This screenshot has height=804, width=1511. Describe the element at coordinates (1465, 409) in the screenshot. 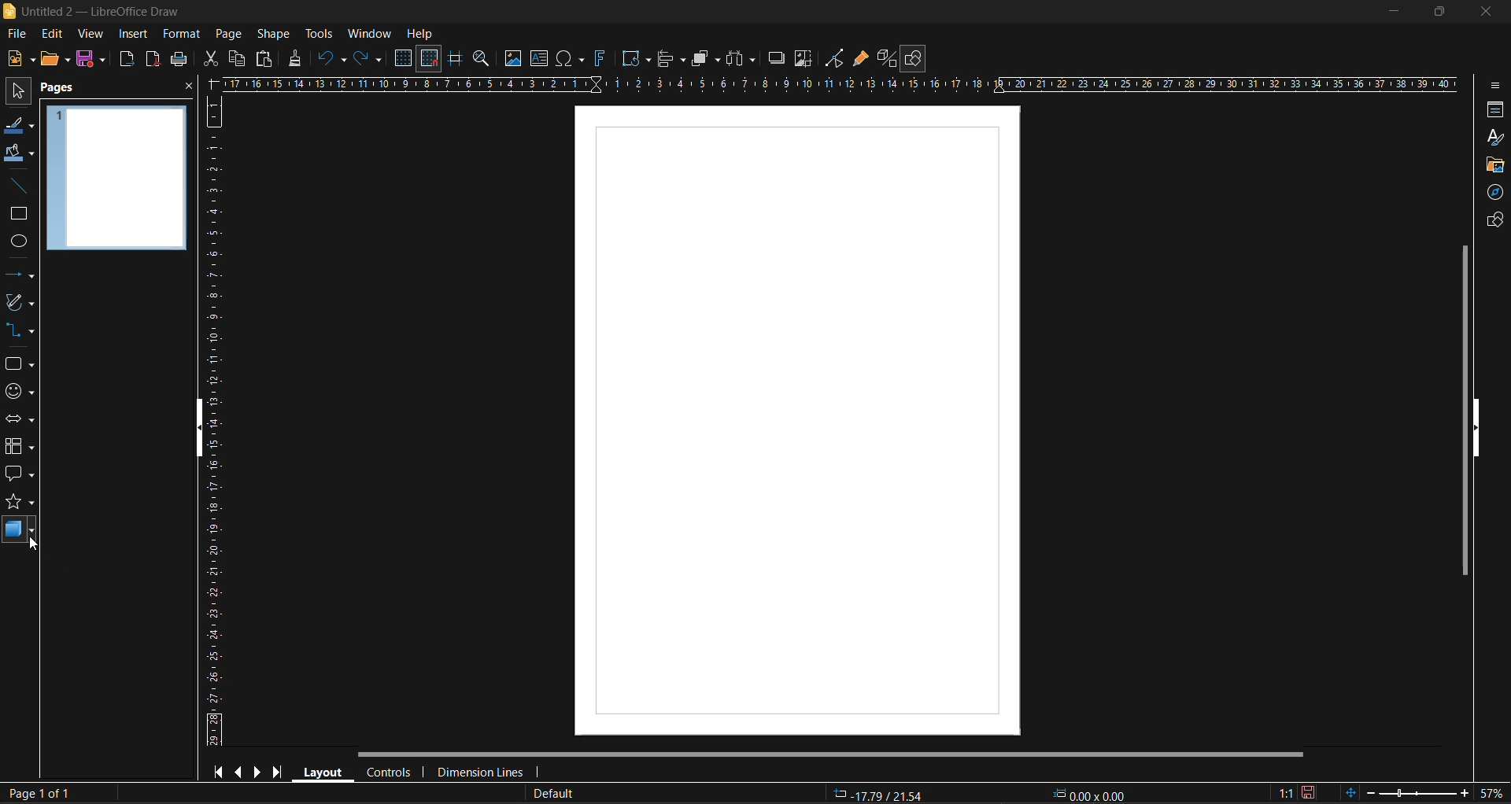

I see `vertical scroll bar` at that location.